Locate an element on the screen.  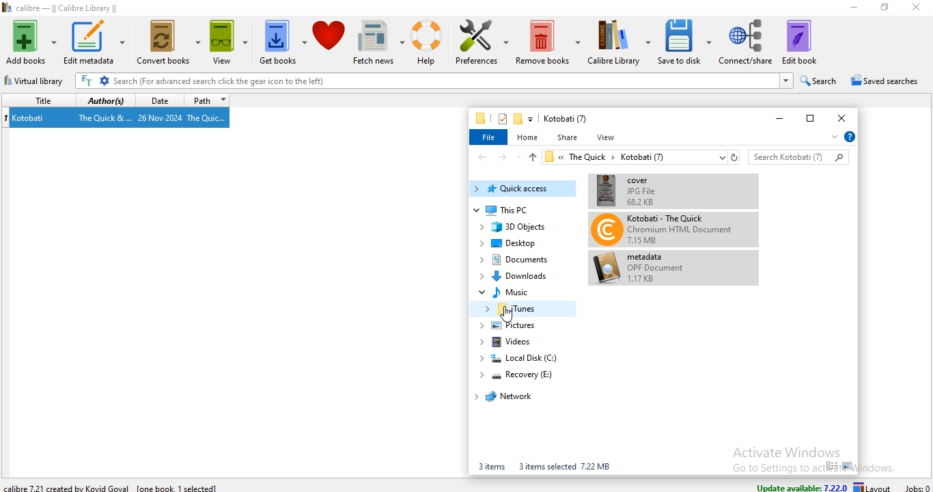
The Quick &... is located at coordinates (103, 117).